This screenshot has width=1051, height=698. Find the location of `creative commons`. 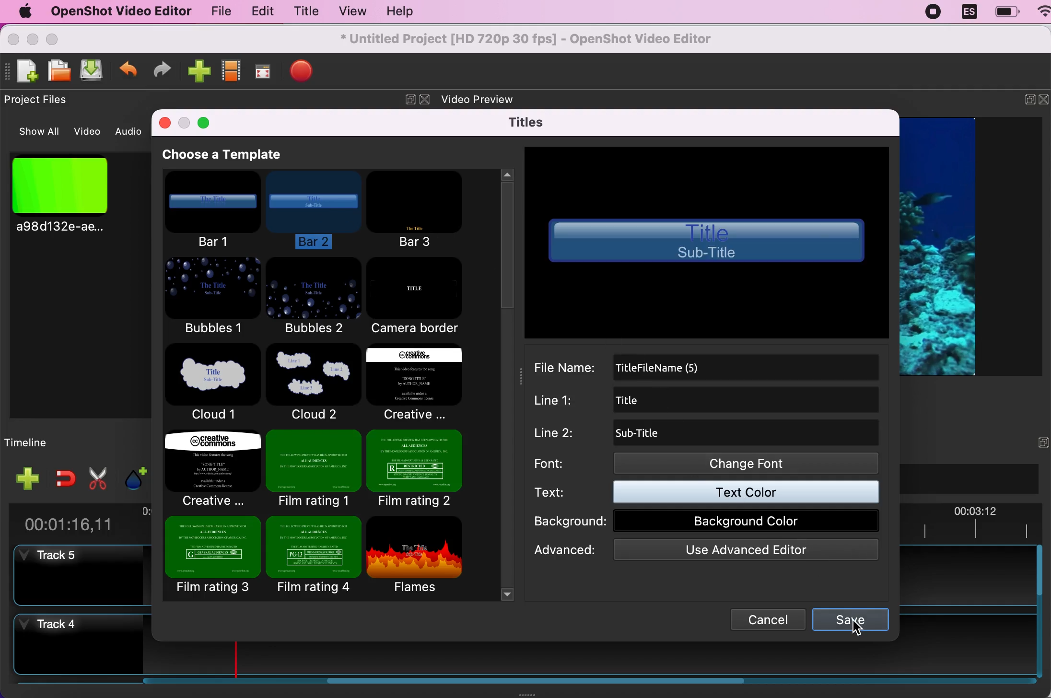

creative commons is located at coordinates (427, 384).